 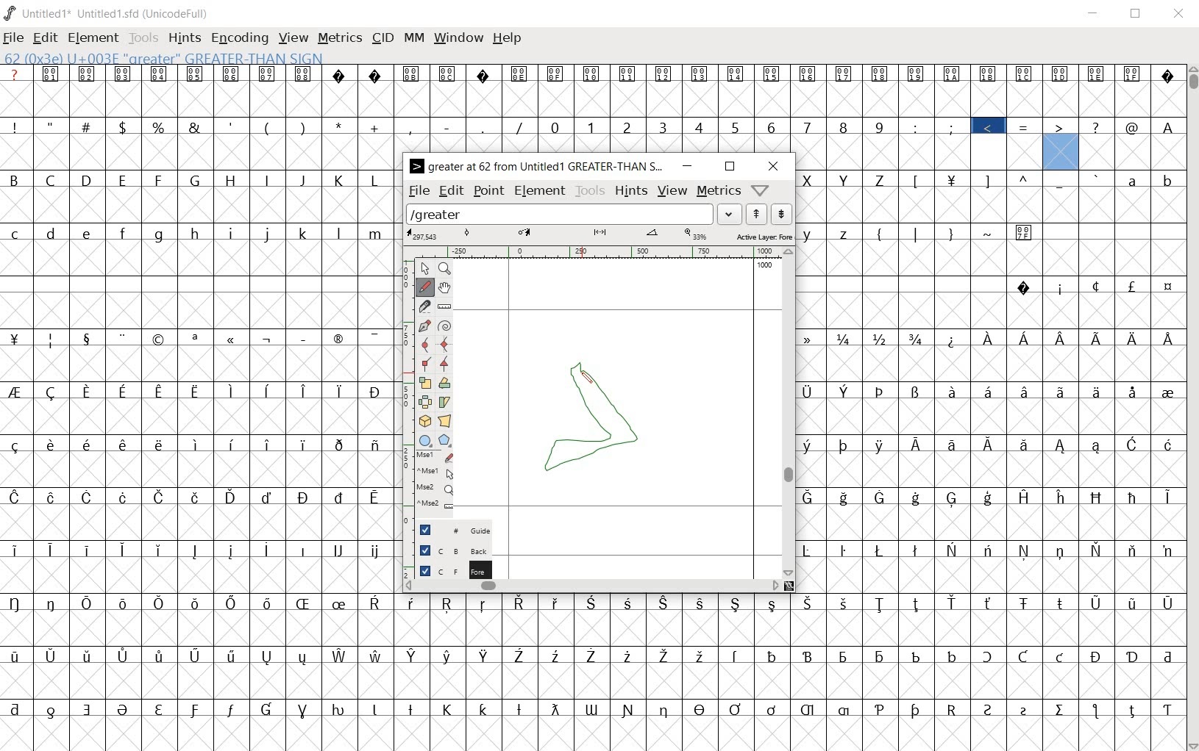 I want to click on add a point, then drag out its control points, so click(x=424, y=324).